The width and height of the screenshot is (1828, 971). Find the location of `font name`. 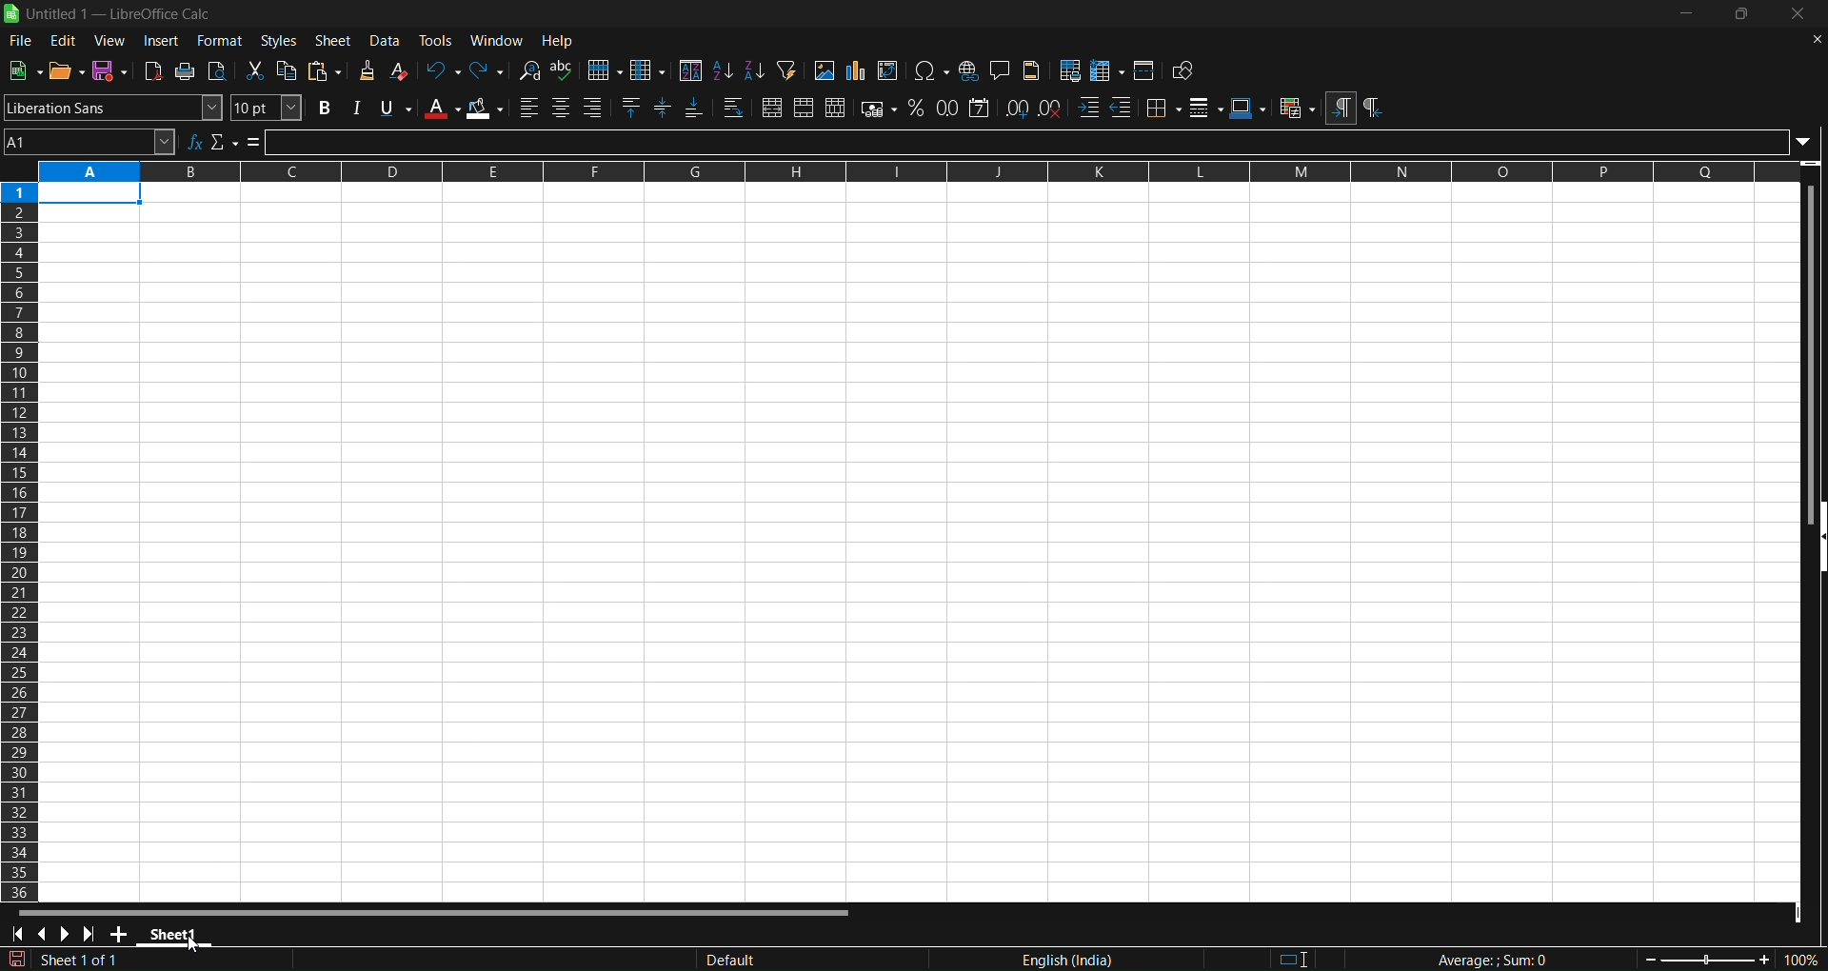

font name is located at coordinates (113, 107).